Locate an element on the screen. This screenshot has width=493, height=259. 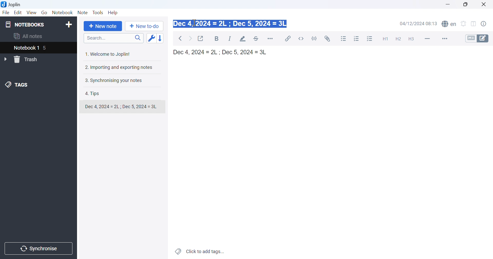
Bold is located at coordinates (218, 39).